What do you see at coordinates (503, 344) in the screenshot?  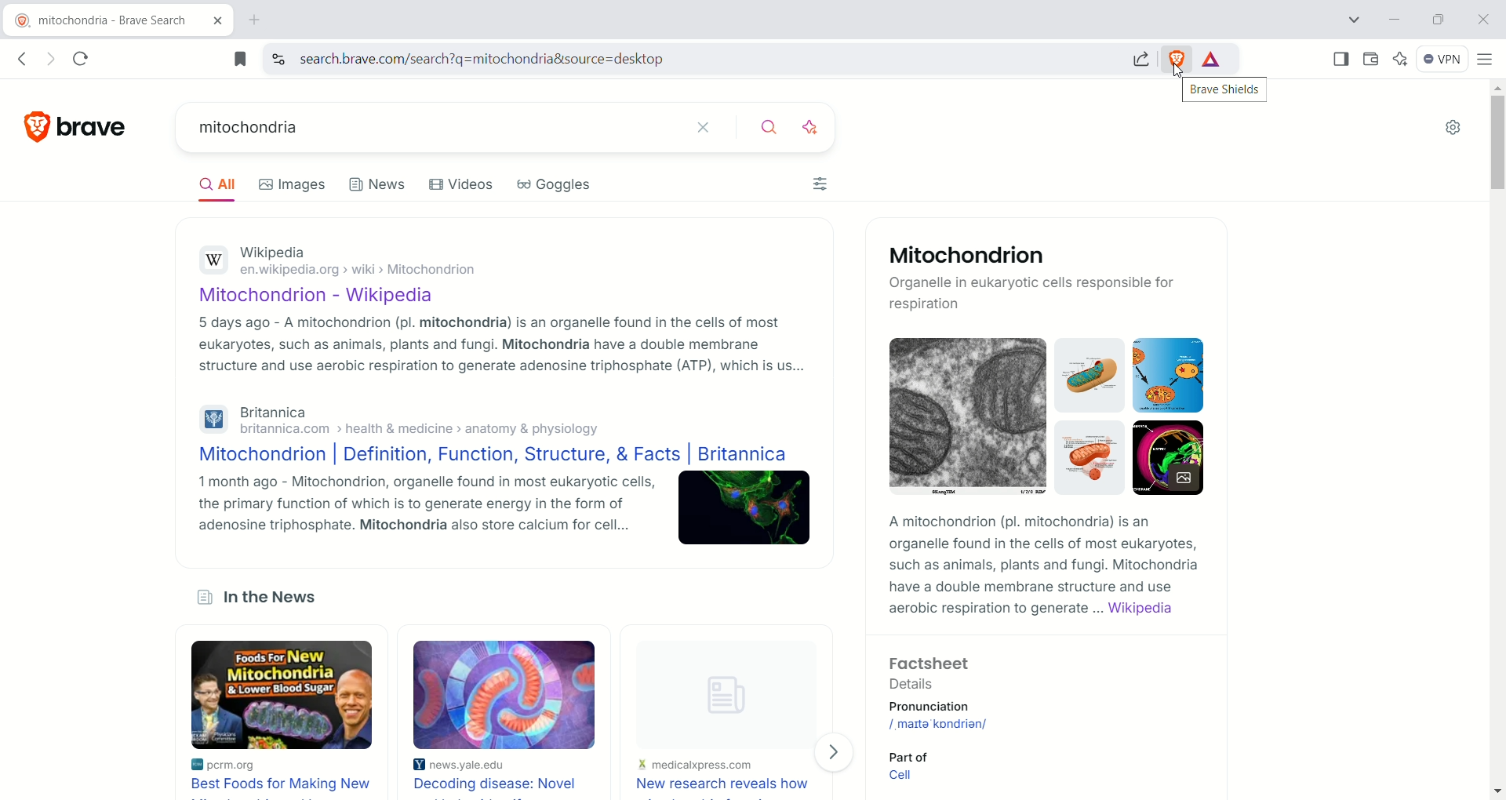 I see `5 days ago - A mitochondrion (pl. mitochondria) is an organelle found in the cells of most
eukaryotes, such as animals, plants and fungi. Mitochondria have a double membrane
structure and use aerobic respiration to generate adenosine triphosphate (ATP), which is us...` at bounding box center [503, 344].